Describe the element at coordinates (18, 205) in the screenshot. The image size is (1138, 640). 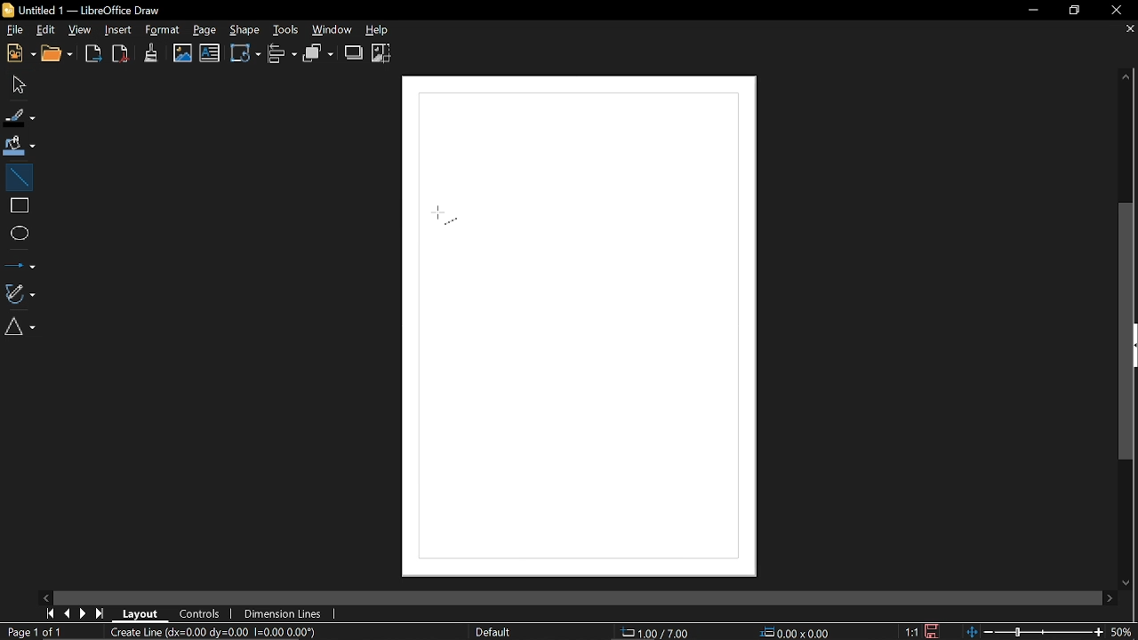
I see `rectangle` at that location.